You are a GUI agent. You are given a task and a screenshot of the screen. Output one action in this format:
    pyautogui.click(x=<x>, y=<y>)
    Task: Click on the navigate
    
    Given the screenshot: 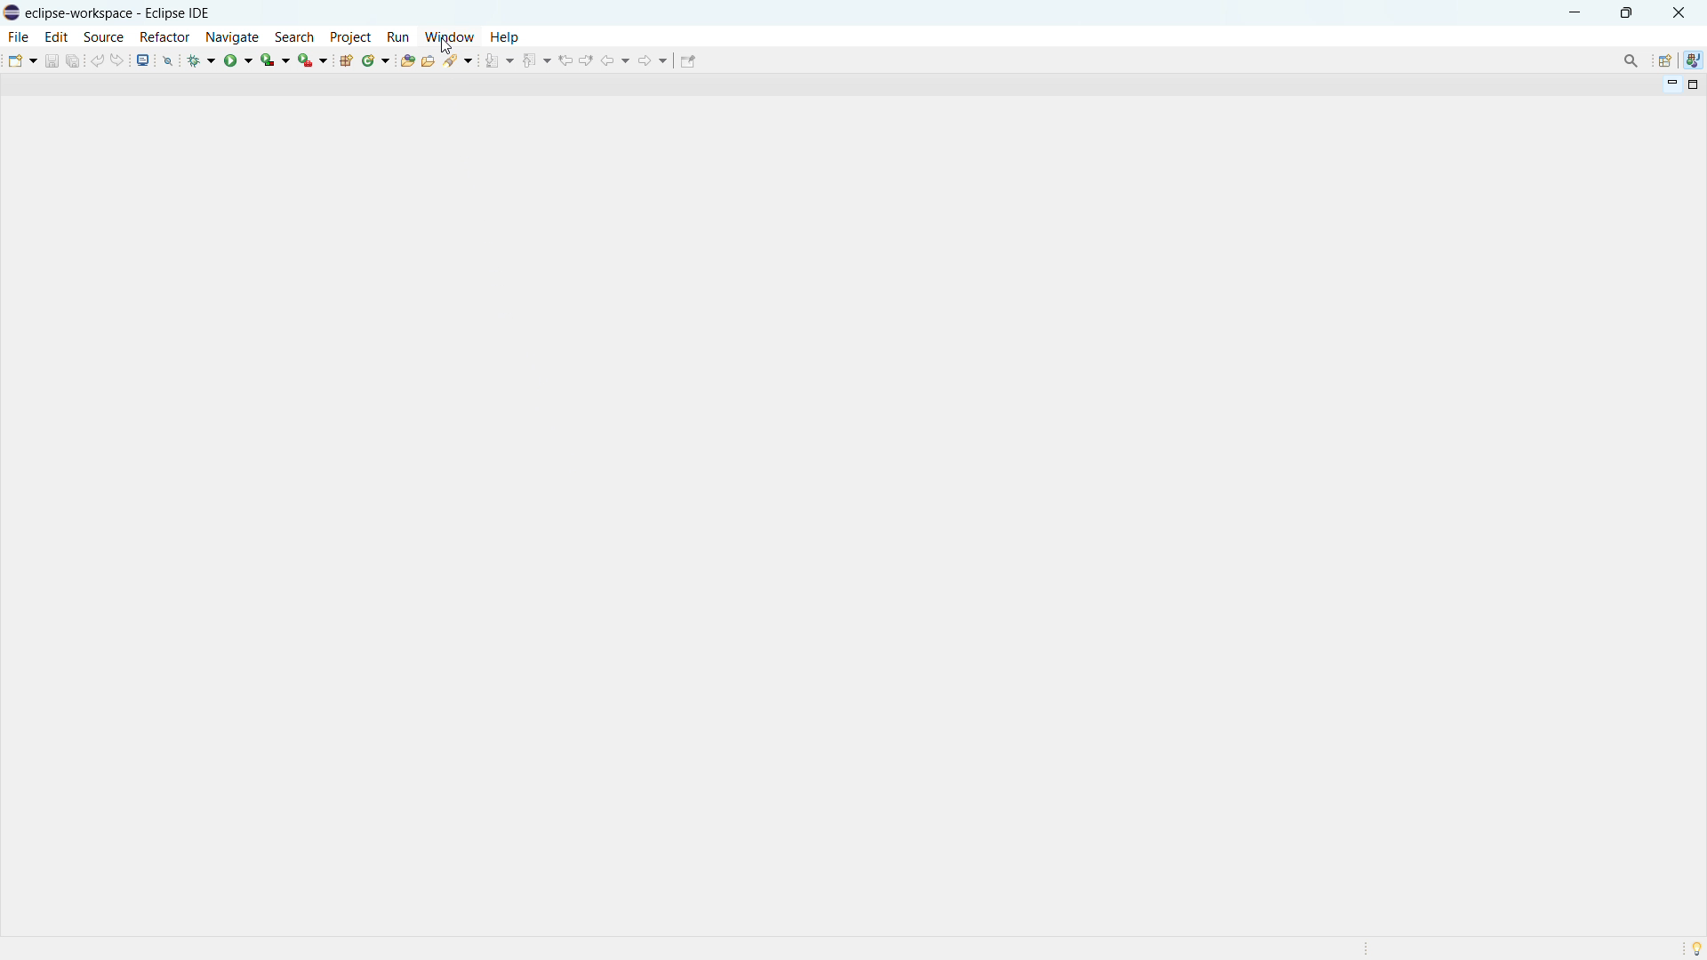 What is the action you would take?
    pyautogui.click(x=232, y=36)
    